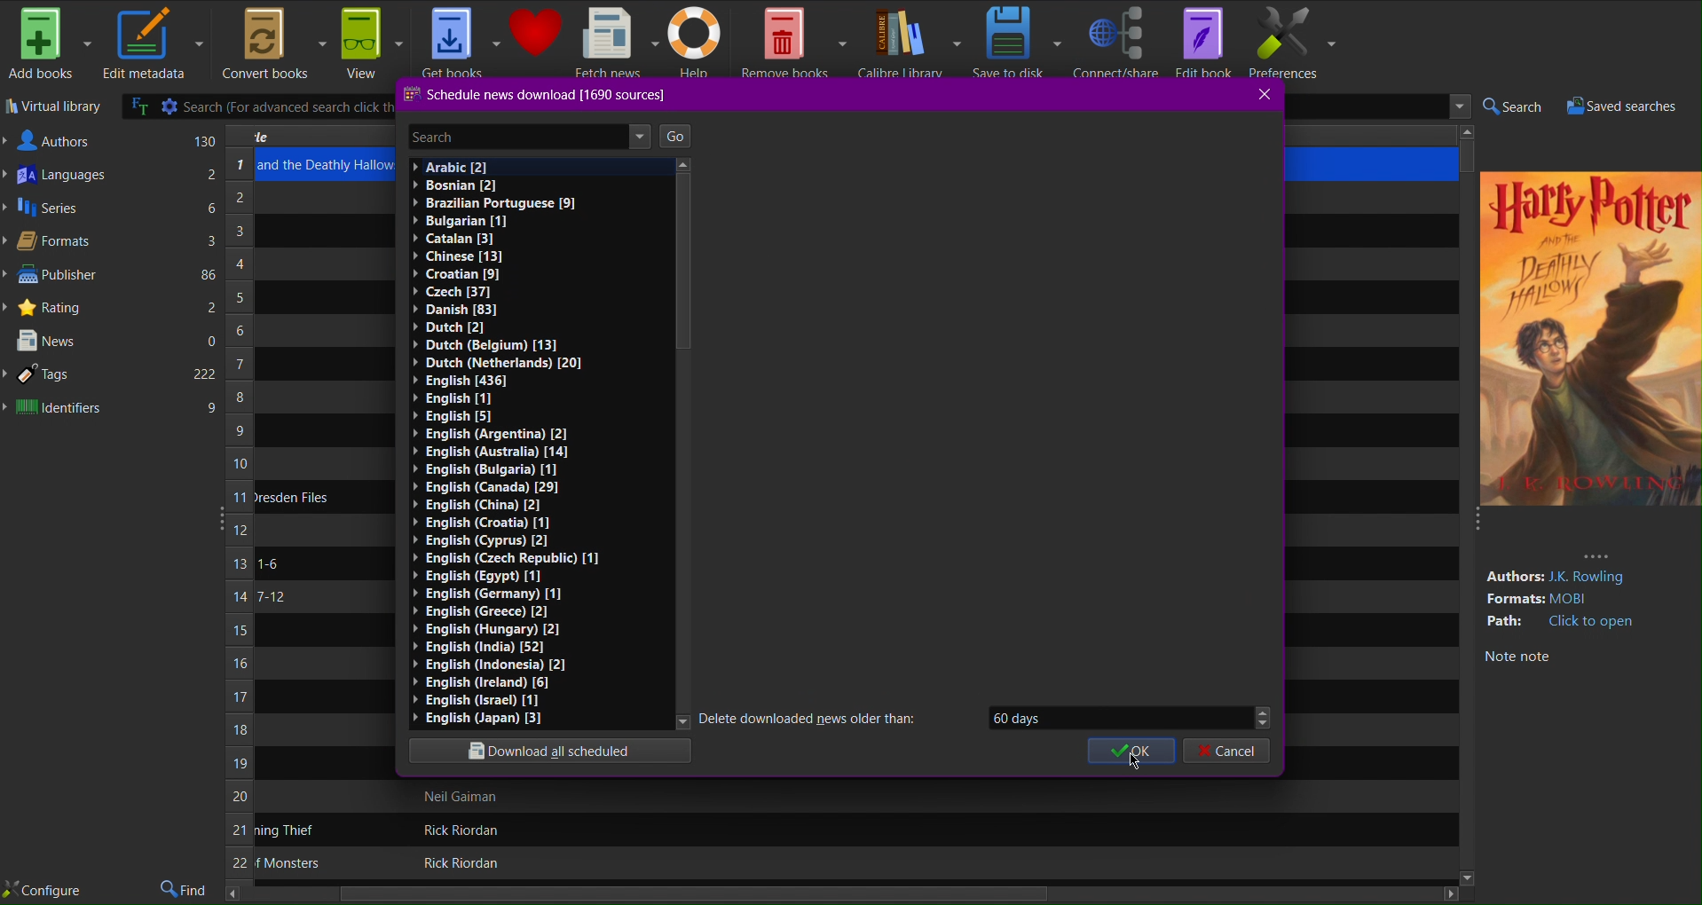  What do you see at coordinates (271, 44) in the screenshot?
I see `Convert` at bounding box center [271, 44].